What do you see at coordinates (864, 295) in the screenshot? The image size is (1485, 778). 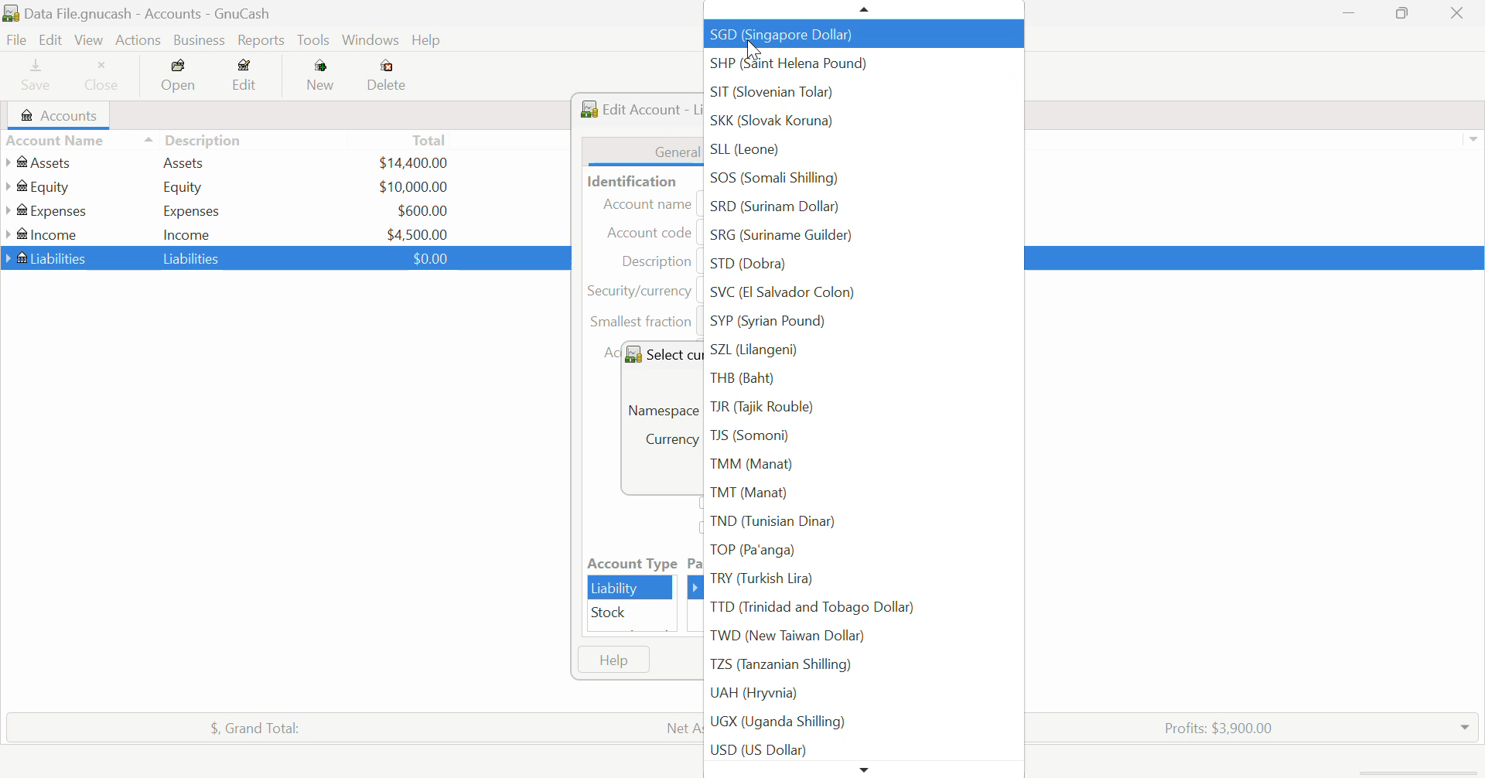 I see `SVC` at bounding box center [864, 295].